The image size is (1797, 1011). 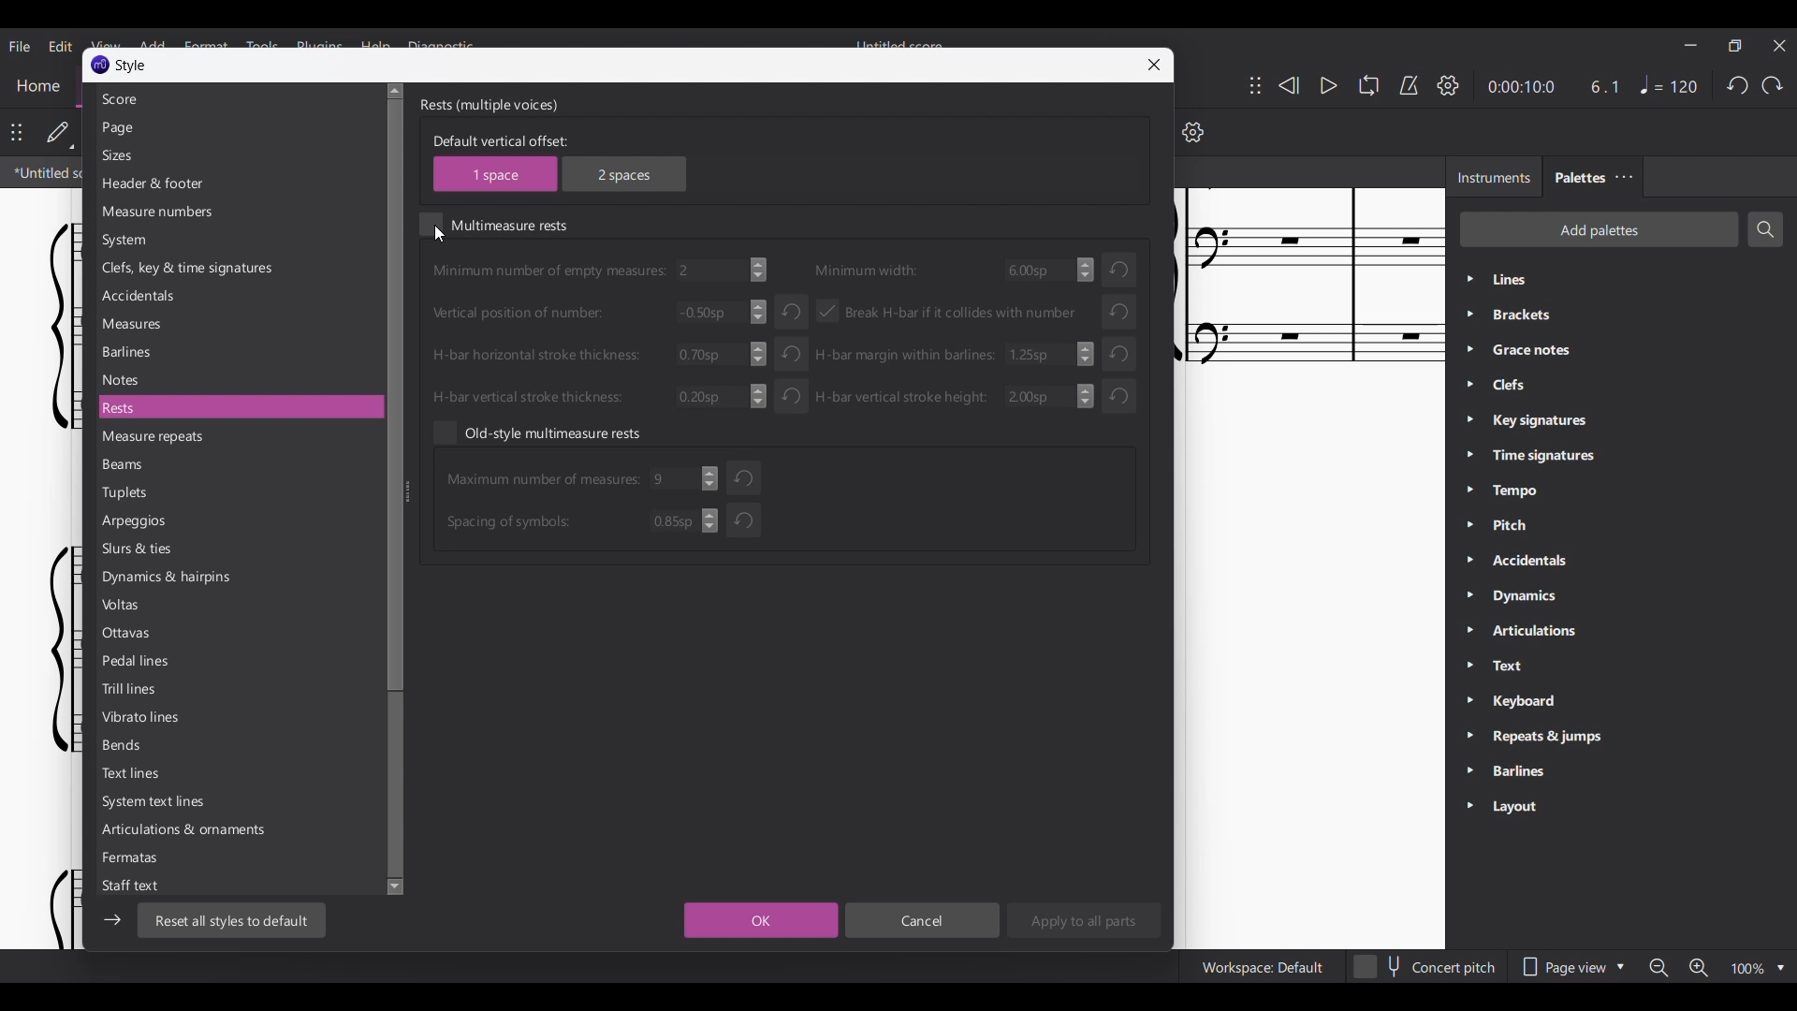 What do you see at coordinates (237, 886) in the screenshot?
I see `Staff text` at bounding box center [237, 886].